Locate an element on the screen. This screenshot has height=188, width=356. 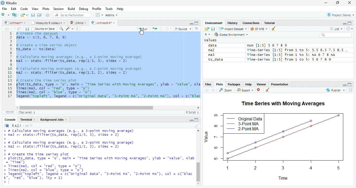
values is located at coordinates (211, 40).